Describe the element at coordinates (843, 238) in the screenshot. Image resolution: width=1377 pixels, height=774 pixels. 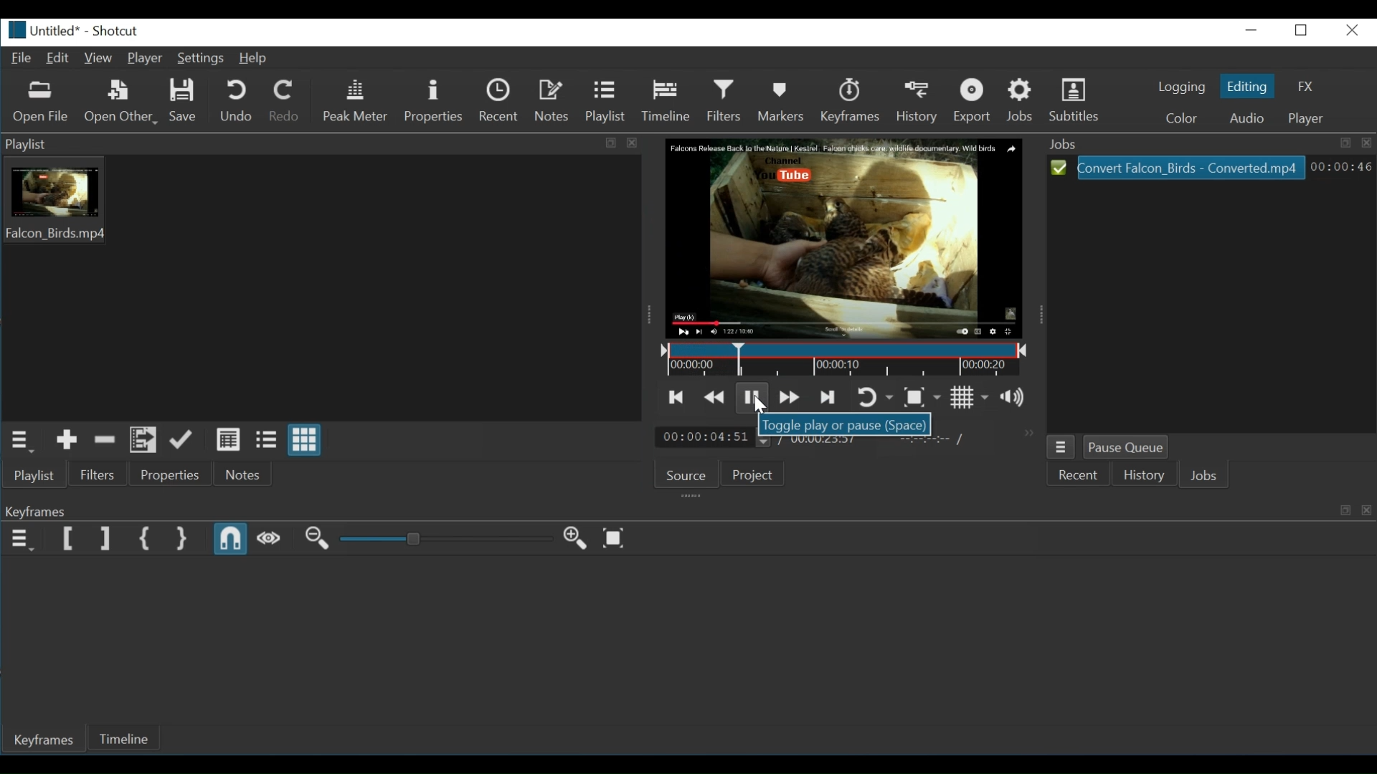
I see `Media Viewer` at that location.